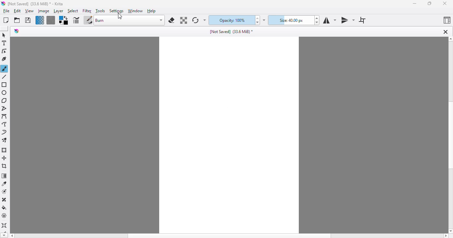 The height and width of the screenshot is (238, 453). I want to click on view, so click(29, 11).